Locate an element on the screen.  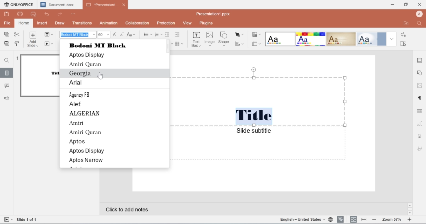
cut is located at coordinates (17, 35).